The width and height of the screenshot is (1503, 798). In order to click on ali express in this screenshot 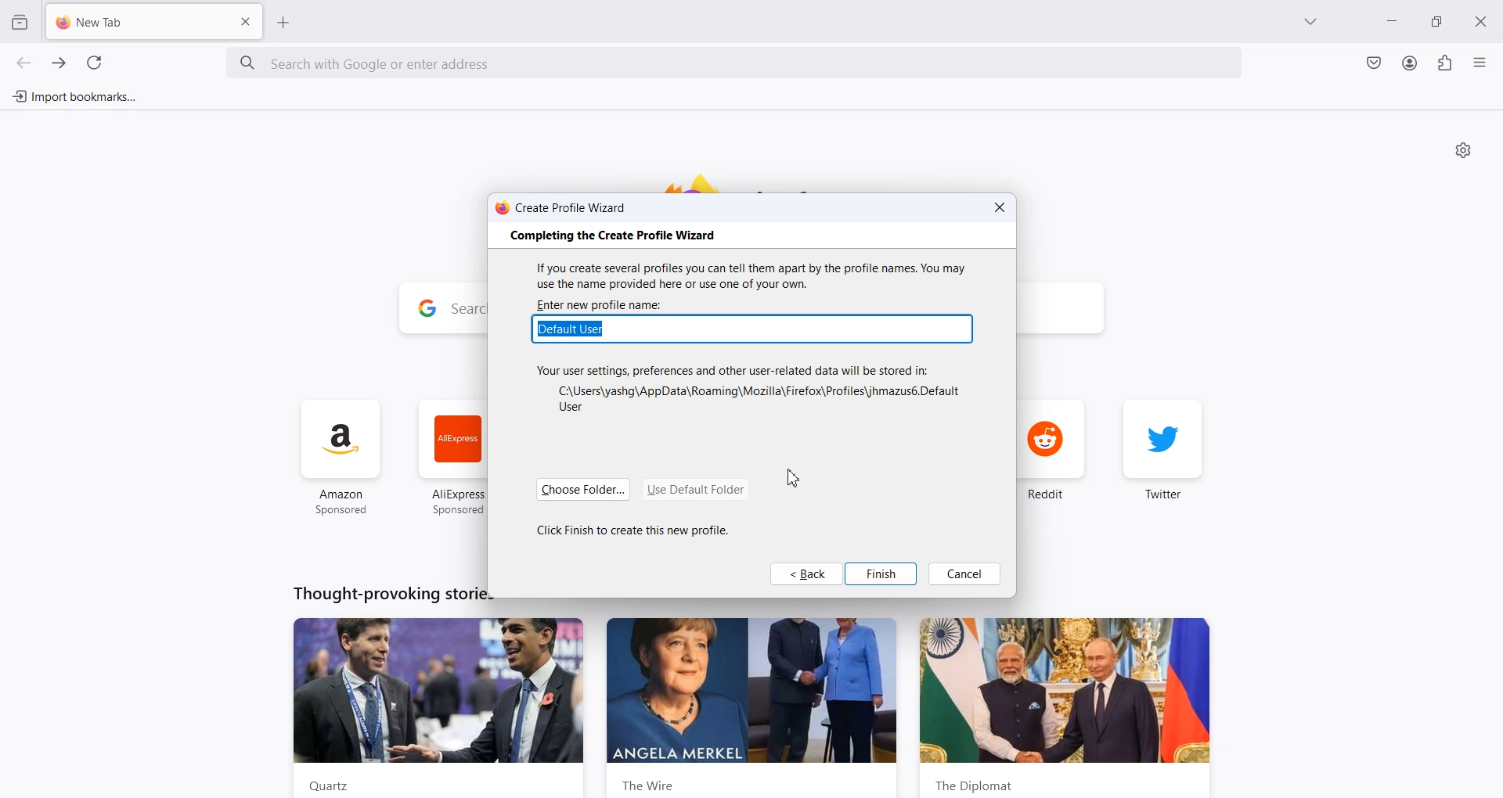, I will do `click(454, 455)`.